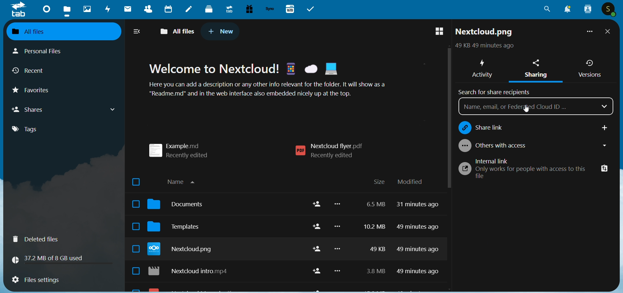  What do you see at coordinates (192, 272) in the screenshot?
I see `nextcloud intro ` at bounding box center [192, 272].